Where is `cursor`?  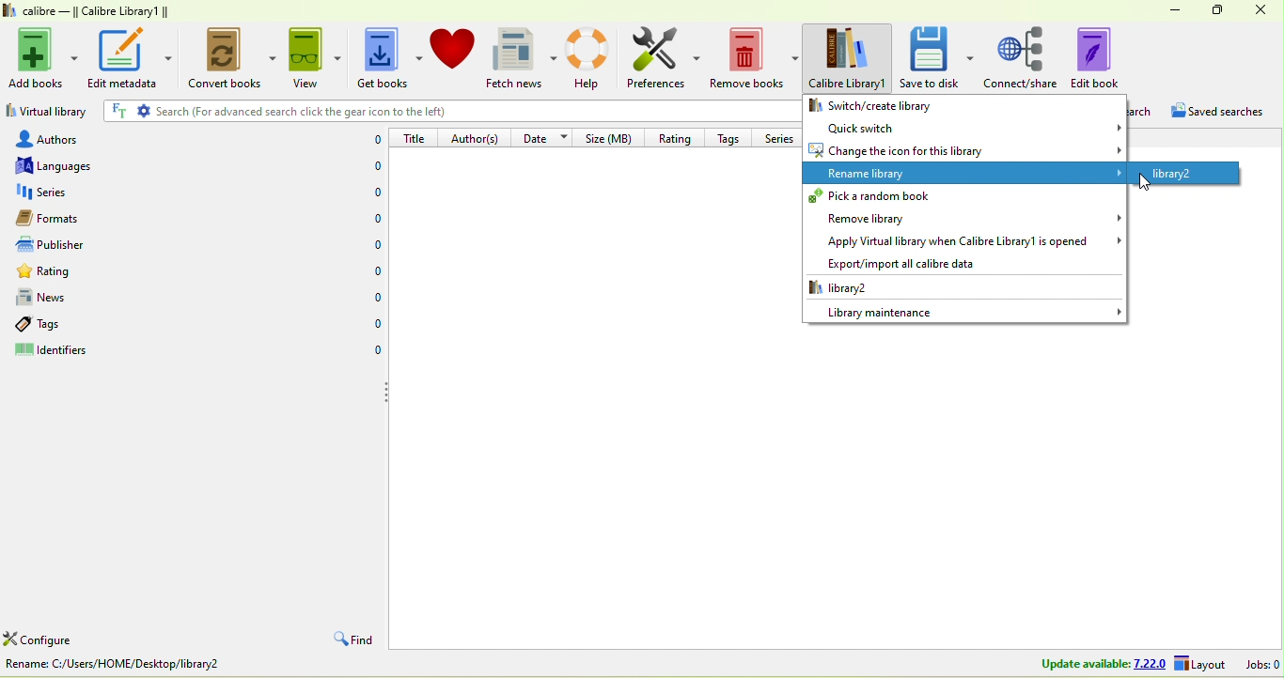
cursor is located at coordinates (1141, 183).